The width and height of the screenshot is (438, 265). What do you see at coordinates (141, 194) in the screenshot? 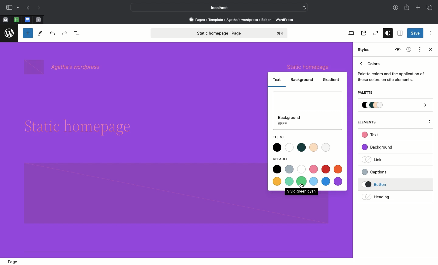
I see `Block` at bounding box center [141, 194].